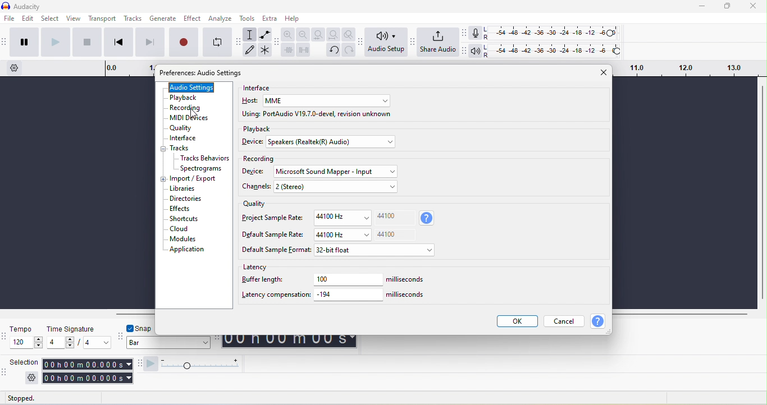  I want to click on help, so click(597, 321).